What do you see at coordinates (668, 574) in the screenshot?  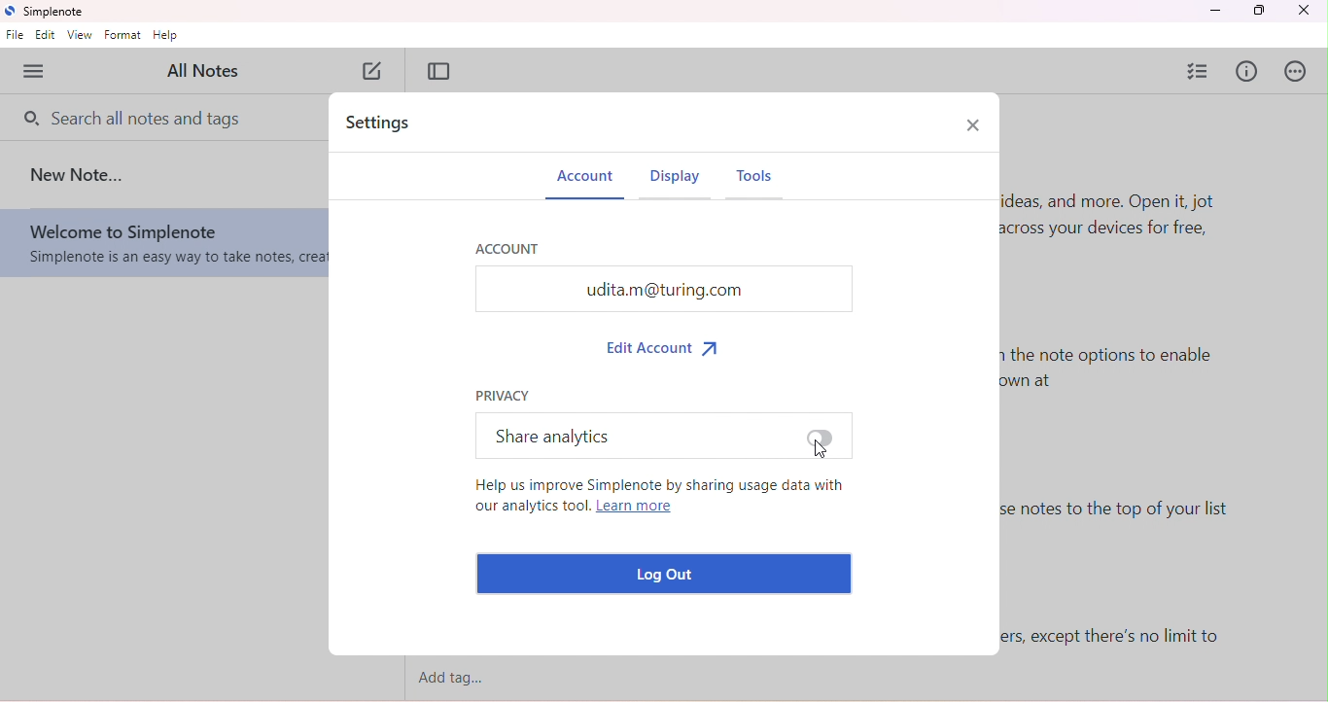 I see `log out` at bounding box center [668, 574].